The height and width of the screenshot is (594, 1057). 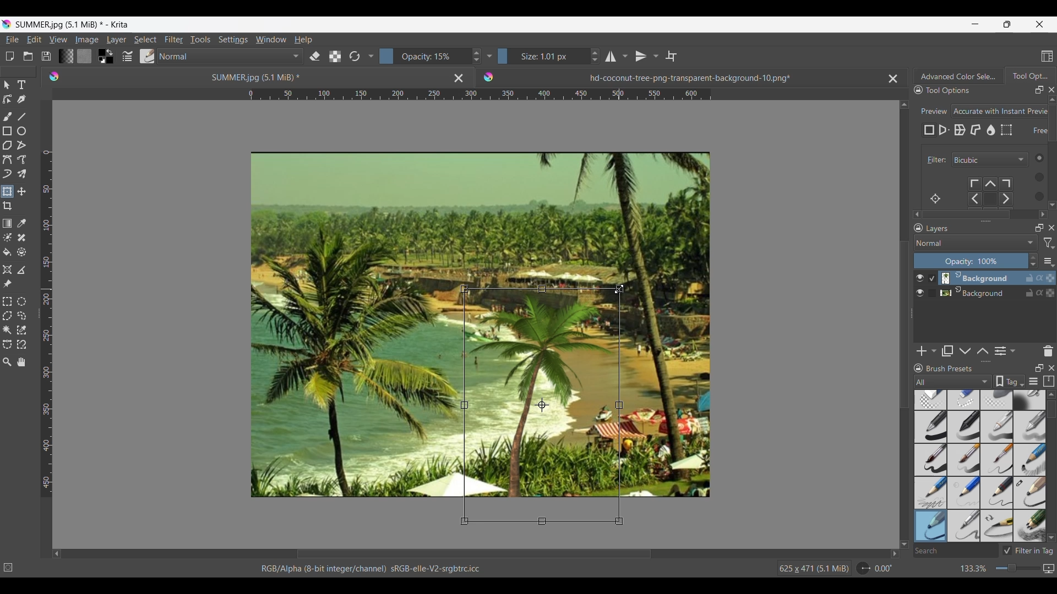 I want to click on Tools, so click(x=200, y=39).